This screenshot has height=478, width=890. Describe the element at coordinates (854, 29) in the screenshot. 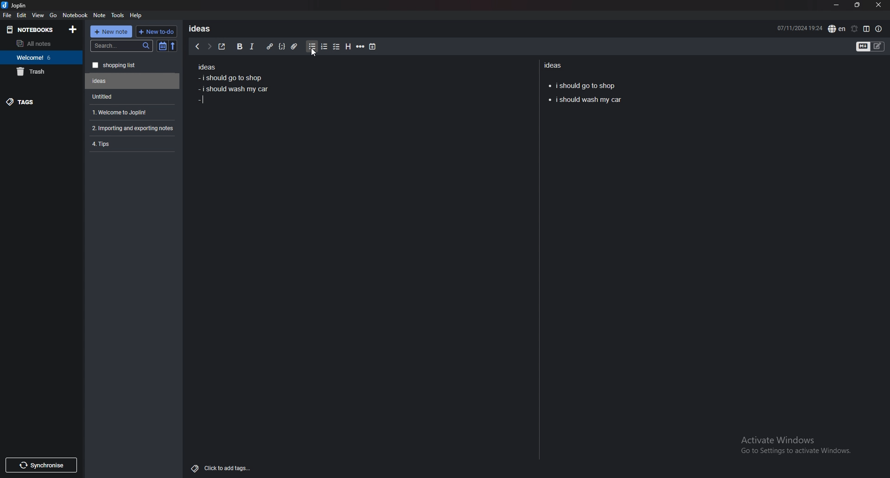

I see `set alarm` at that location.